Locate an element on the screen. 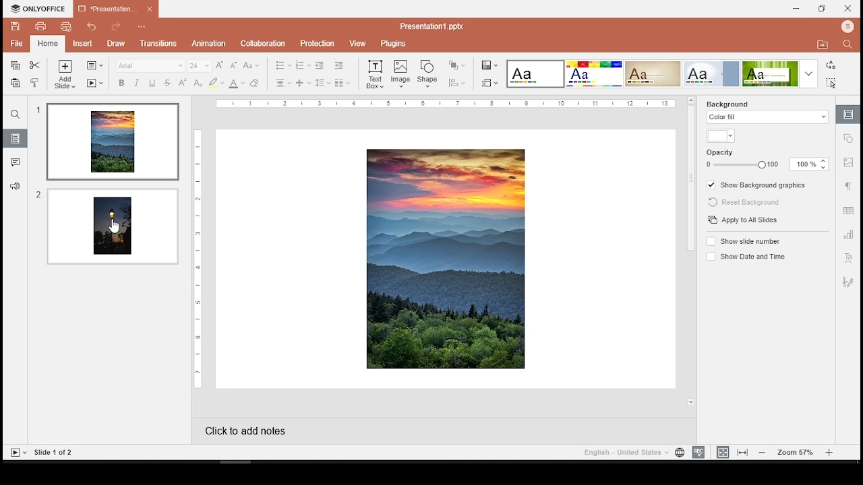  shape is located at coordinates (427, 73).